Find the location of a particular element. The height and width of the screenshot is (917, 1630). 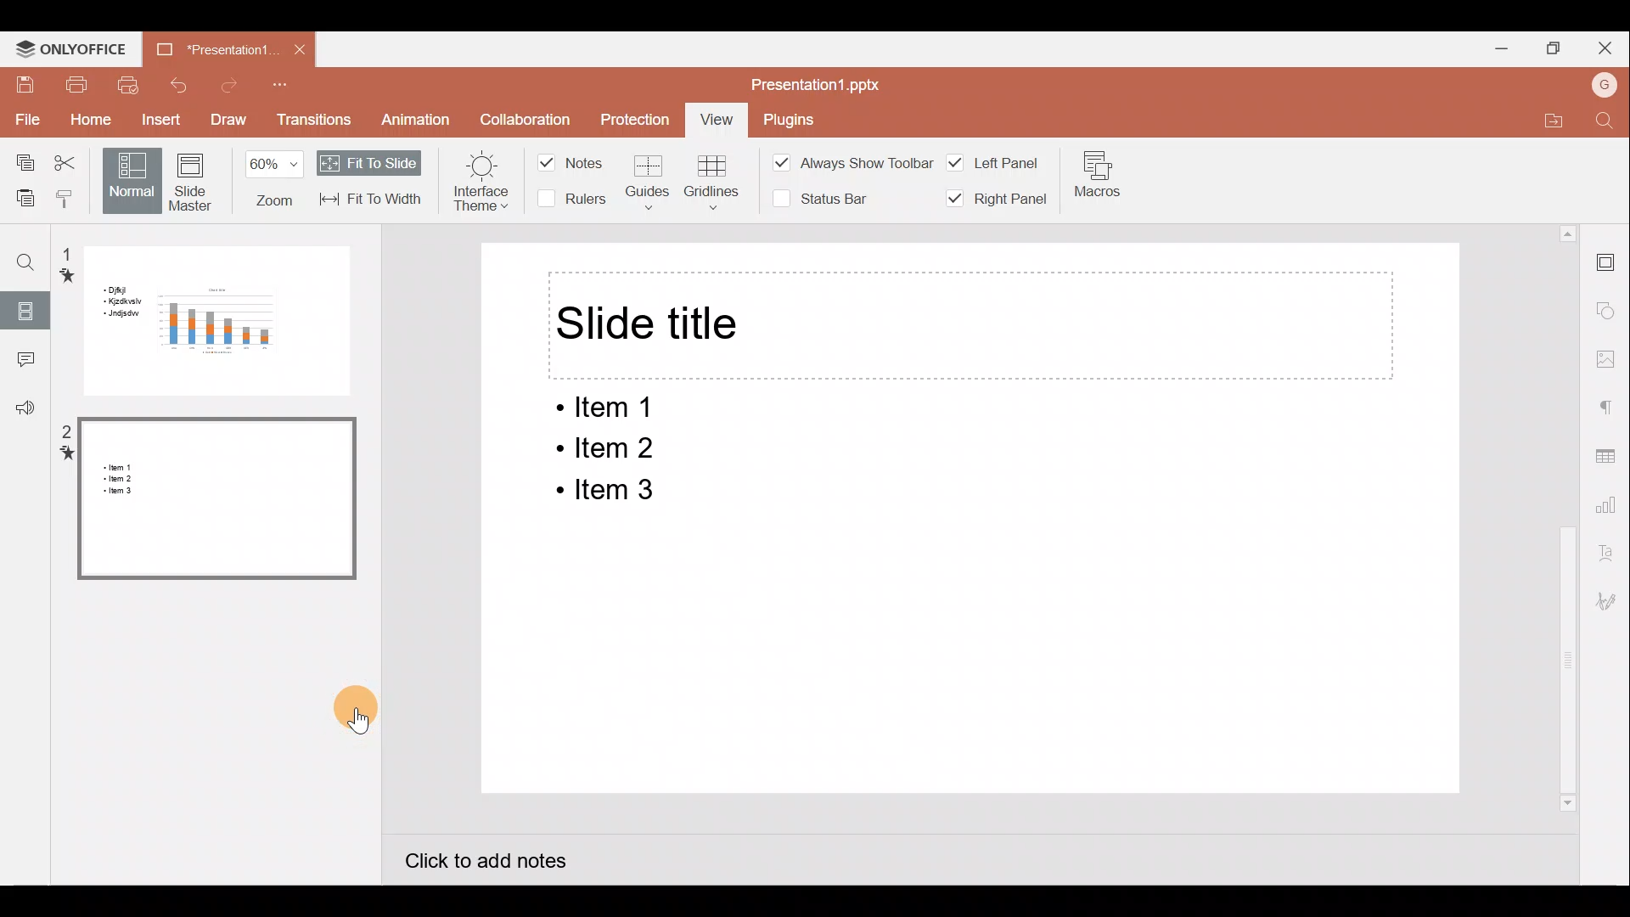

Signature settings is located at coordinates (1611, 601).